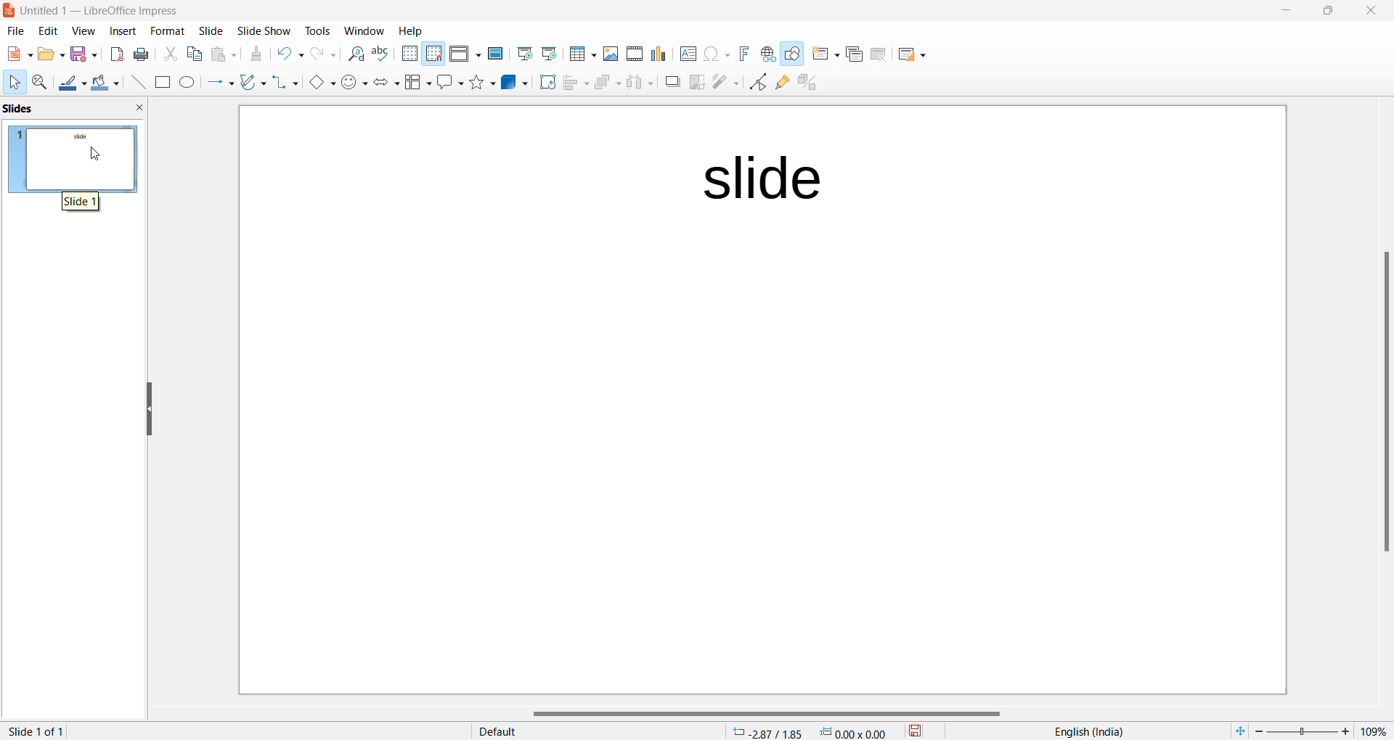 This screenshot has width=1394, height=740. What do you see at coordinates (763, 713) in the screenshot?
I see `horizontal scrollbar` at bounding box center [763, 713].